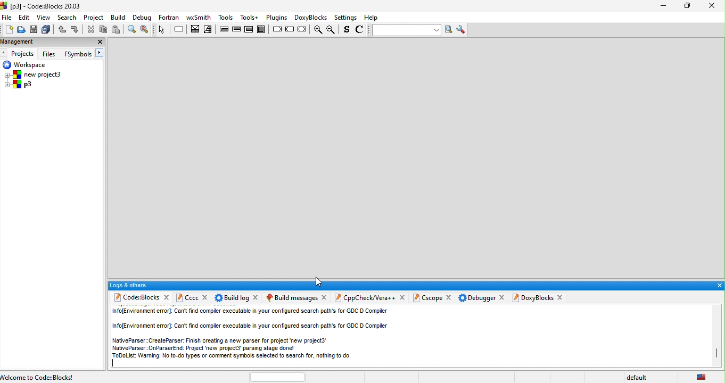 This screenshot has height=383, width=725. I want to click on build, so click(119, 17).